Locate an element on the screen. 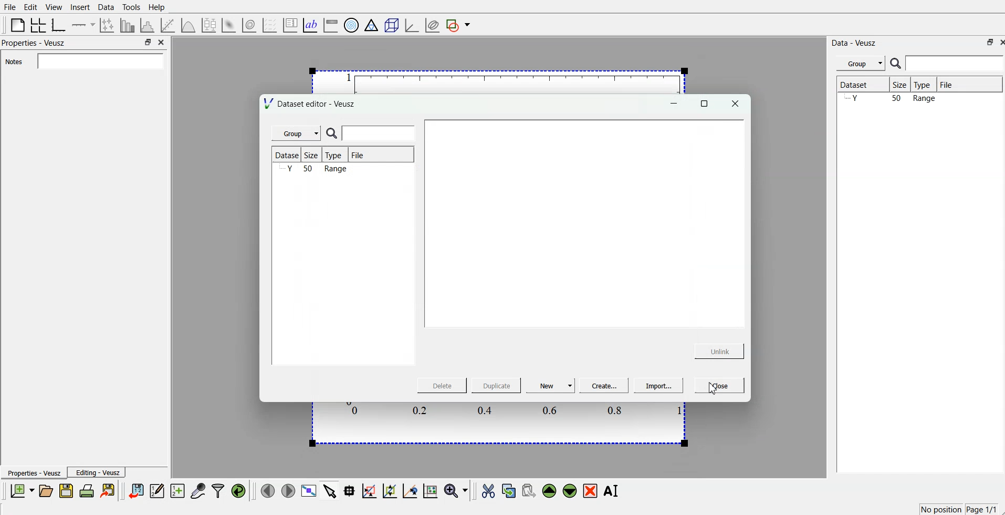 The width and height of the screenshot is (1005, 515). cursor is located at coordinates (714, 390).